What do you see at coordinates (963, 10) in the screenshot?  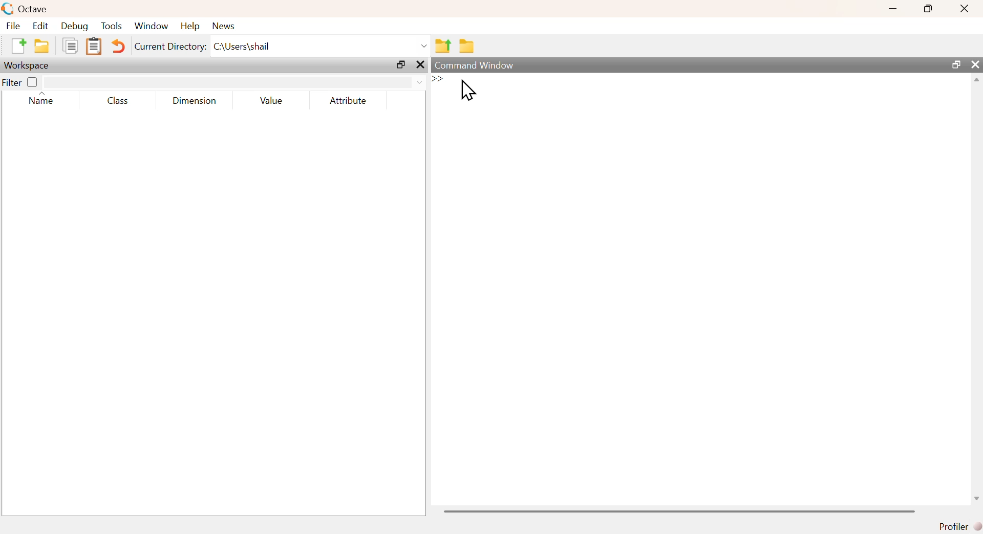 I see `close` at bounding box center [963, 10].